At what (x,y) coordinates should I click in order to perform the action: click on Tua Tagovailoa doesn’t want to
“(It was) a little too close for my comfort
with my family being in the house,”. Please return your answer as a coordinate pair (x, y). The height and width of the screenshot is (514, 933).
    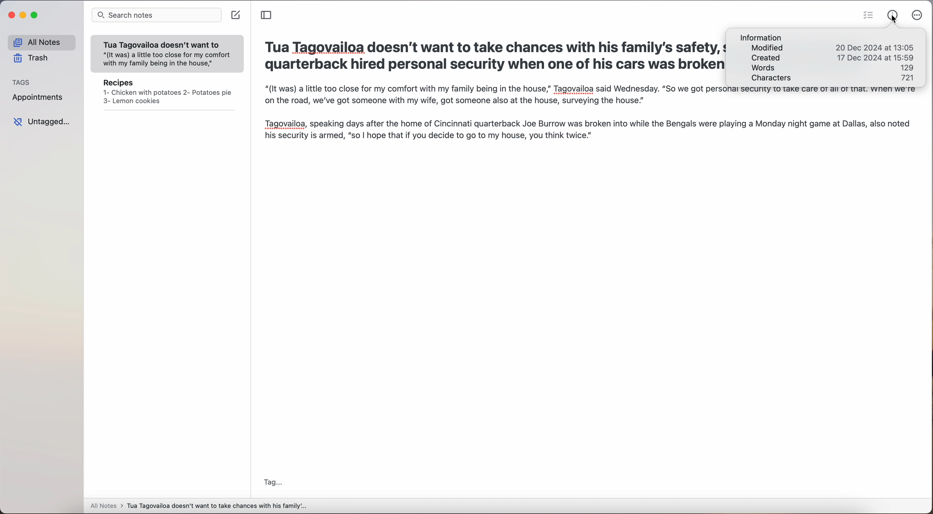
    Looking at the image, I should click on (168, 51).